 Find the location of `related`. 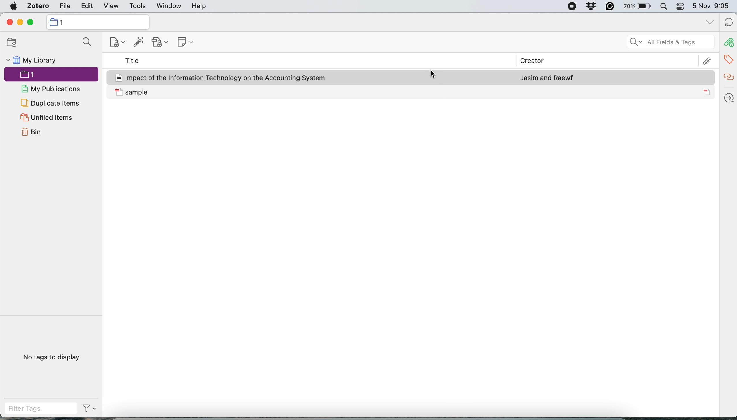

related is located at coordinates (728, 76).